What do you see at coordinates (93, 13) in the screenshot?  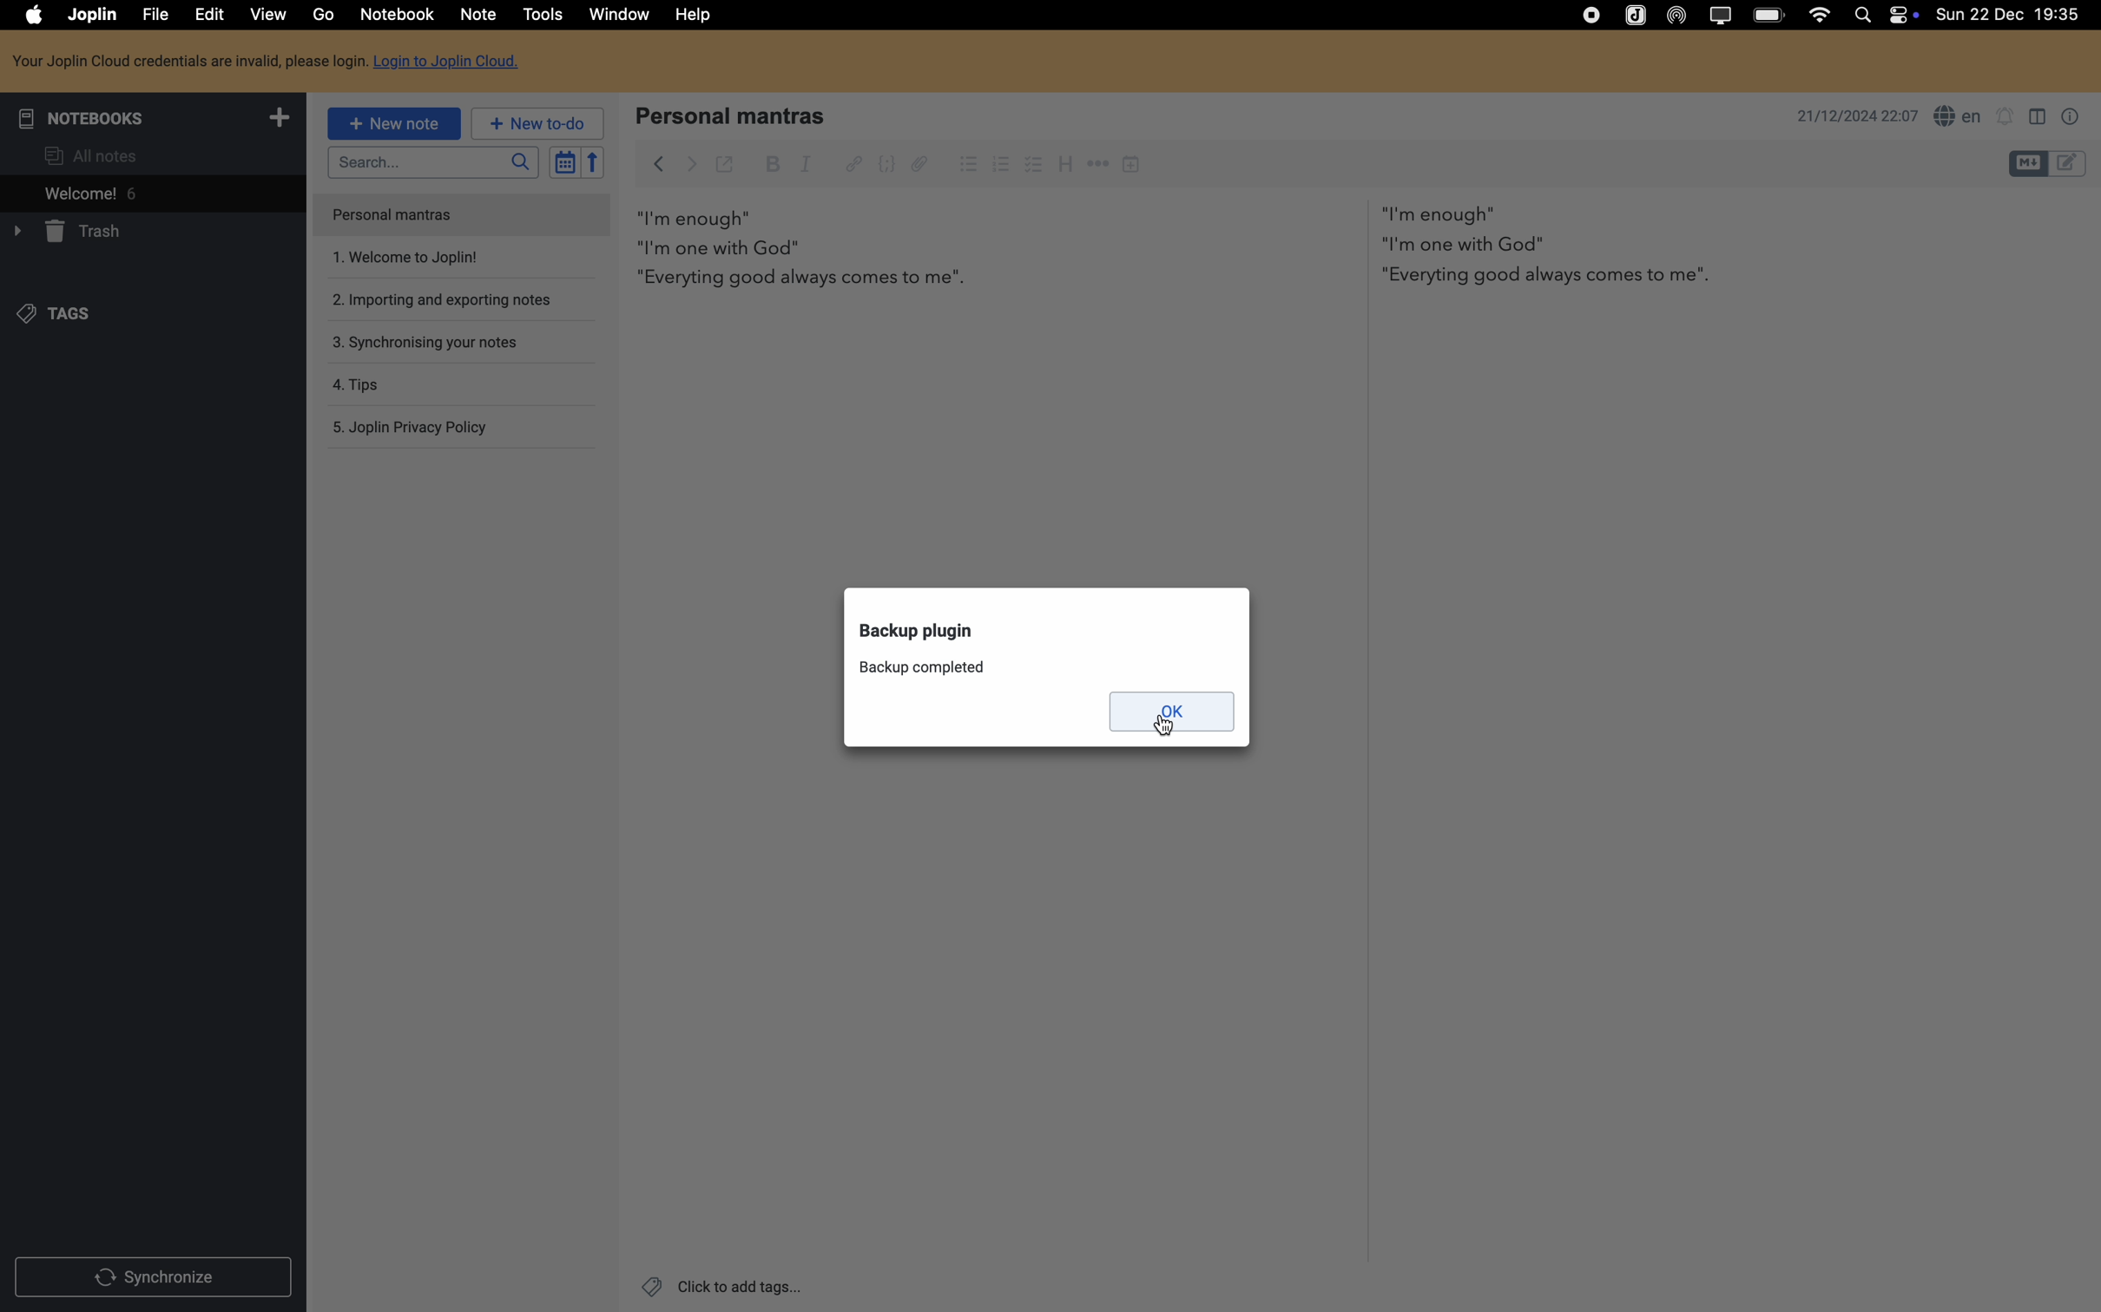 I see `Joplin` at bounding box center [93, 13].